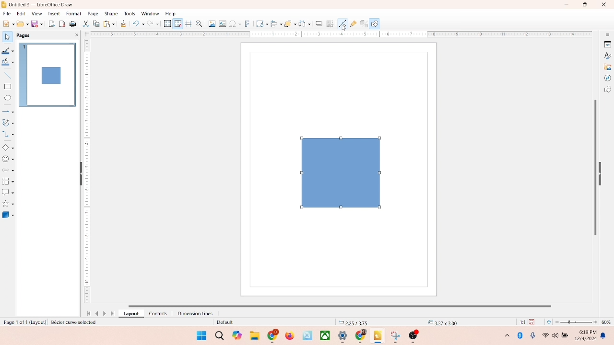 The height and width of the screenshot is (345, 614). Describe the element at coordinates (211, 23) in the screenshot. I see `image` at that location.